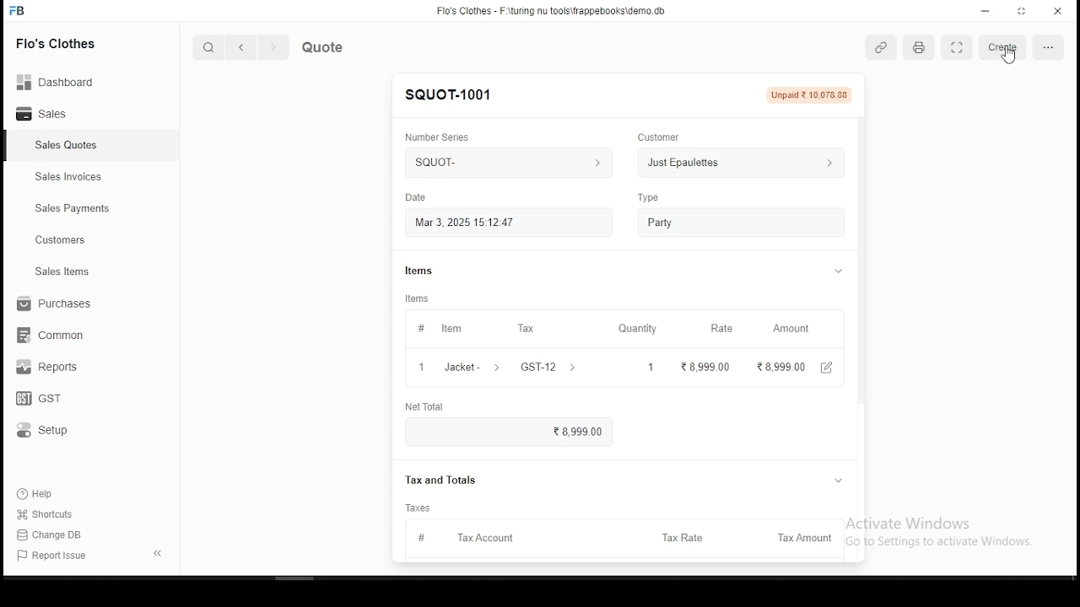 Image resolution: width=1080 pixels, height=607 pixels. I want to click on GST-12 >, so click(551, 367).